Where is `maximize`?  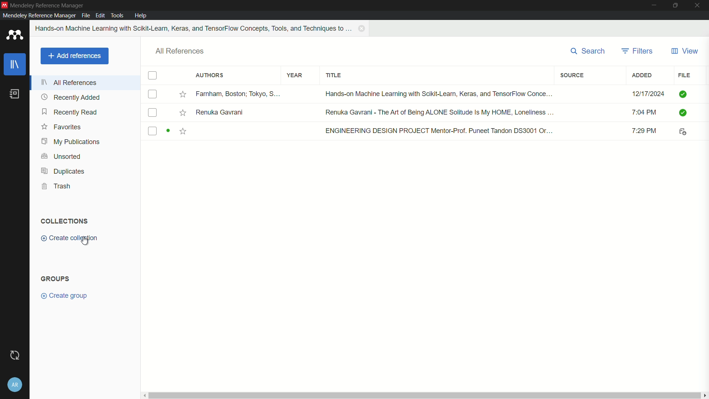
maximize is located at coordinates (677, 6).